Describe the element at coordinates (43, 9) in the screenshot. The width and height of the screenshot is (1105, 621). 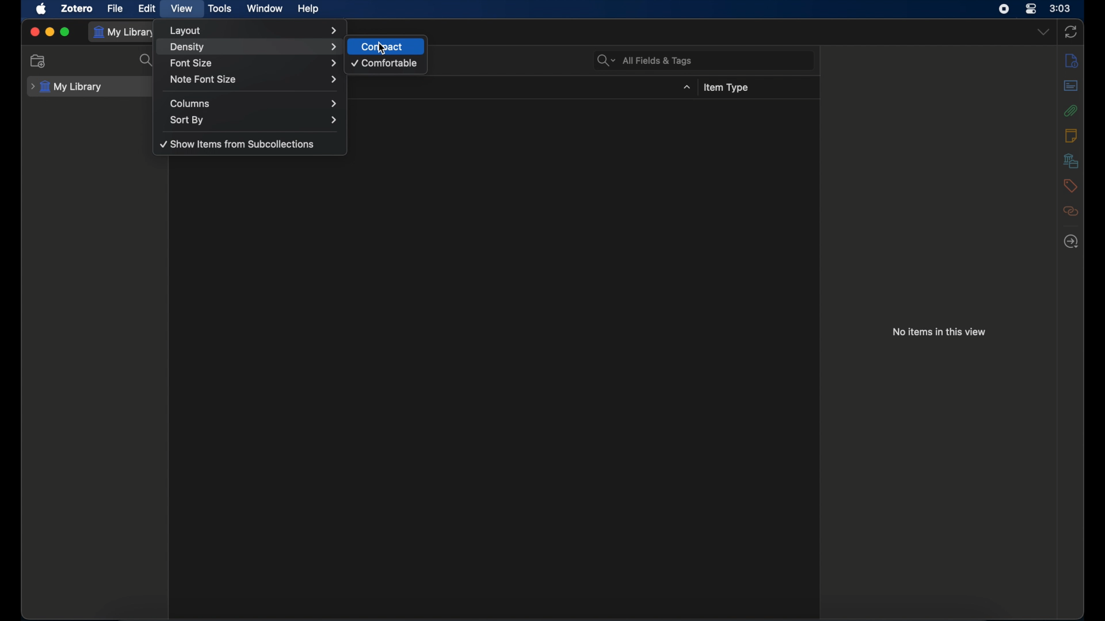
I see `apple icon` at that location.